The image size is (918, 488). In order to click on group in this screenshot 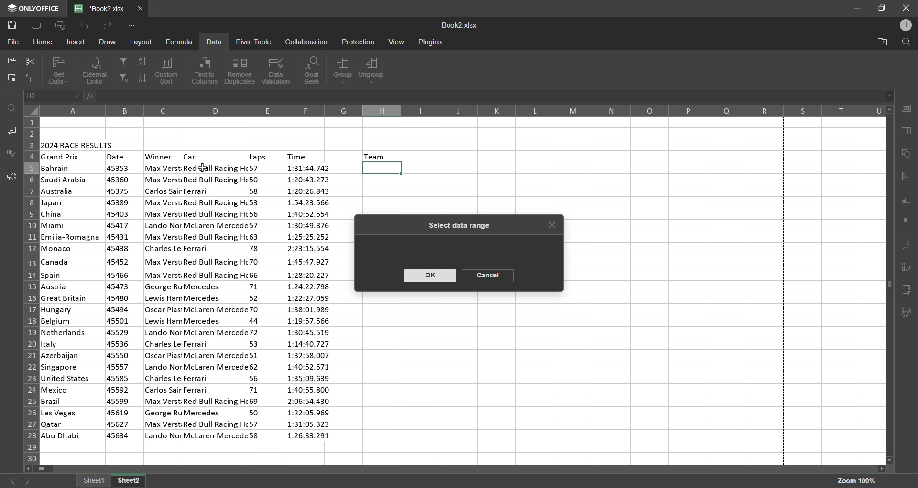, I will do `click(344, 70)`.